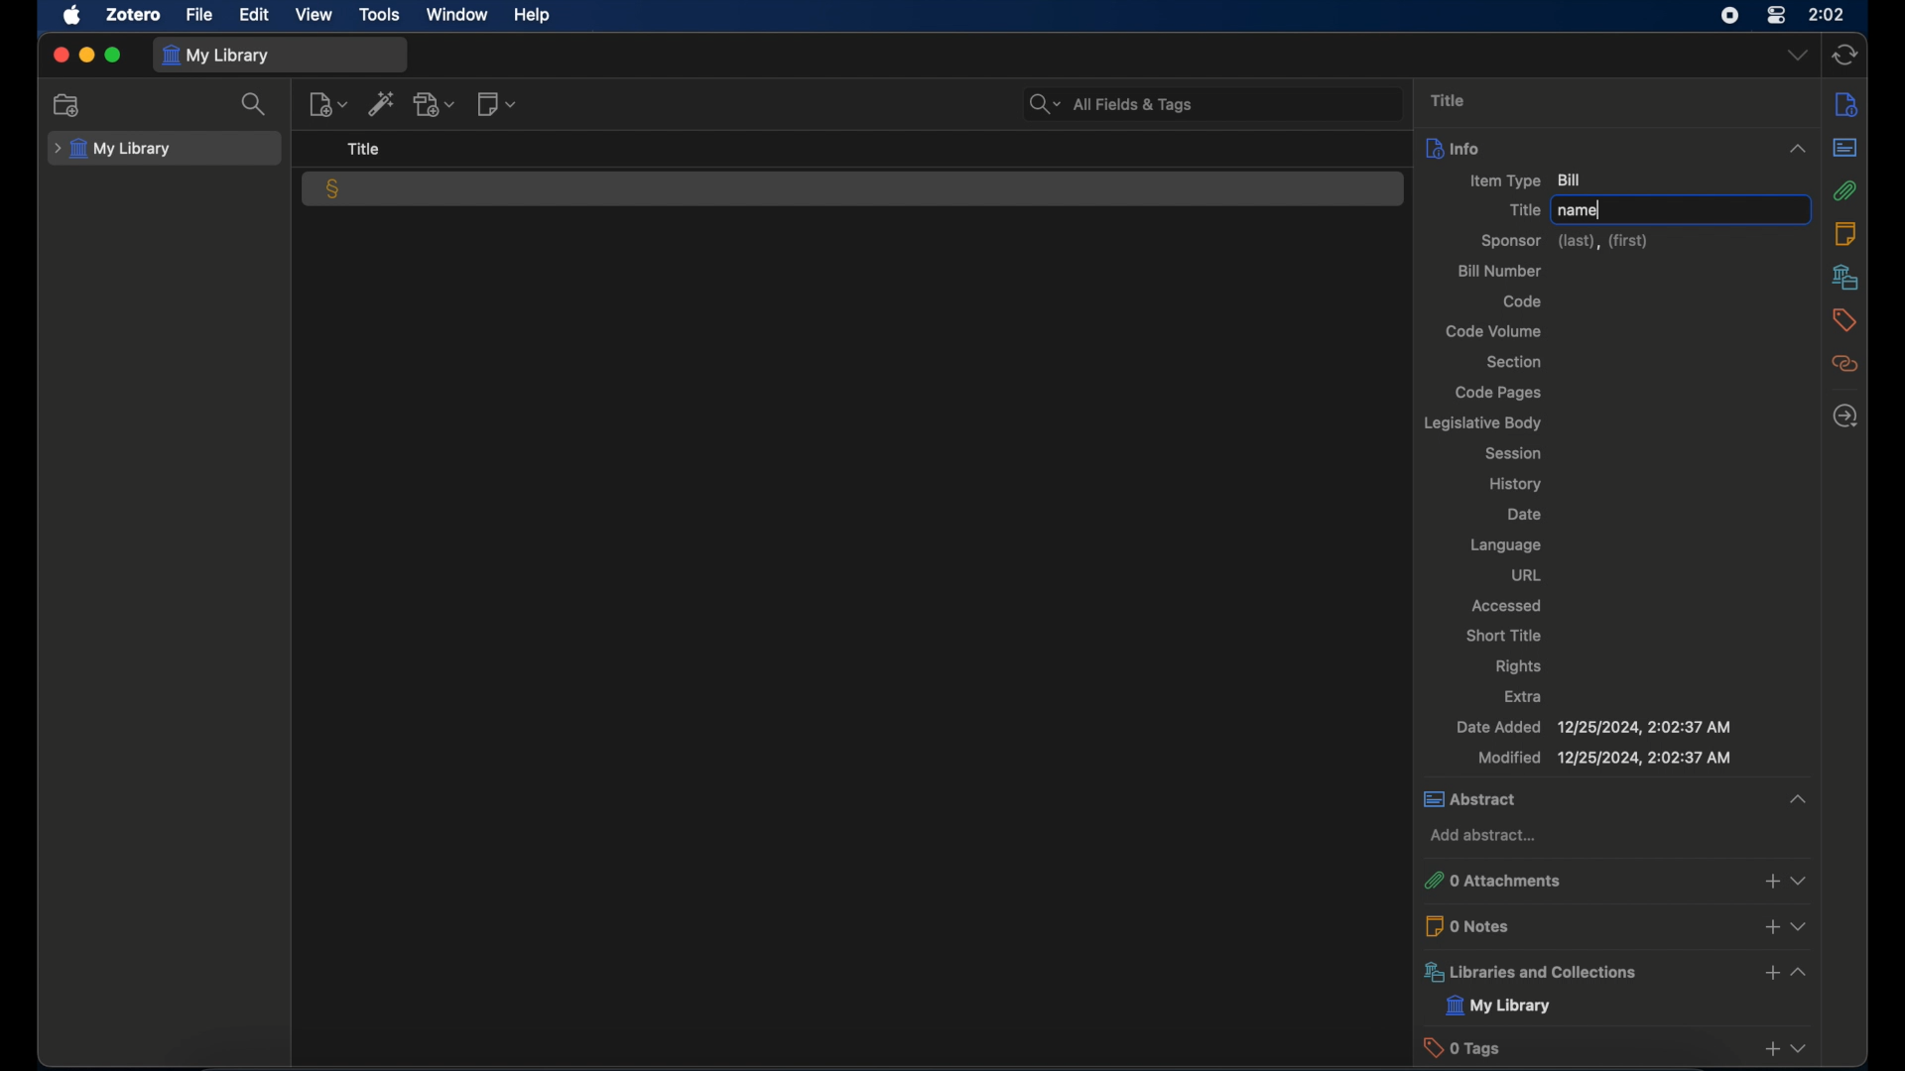 The height and width of the screenshot is (1071, 1905). Describe the element at coordinates (1111, 104) in the screenshot. I see `search` at that location.